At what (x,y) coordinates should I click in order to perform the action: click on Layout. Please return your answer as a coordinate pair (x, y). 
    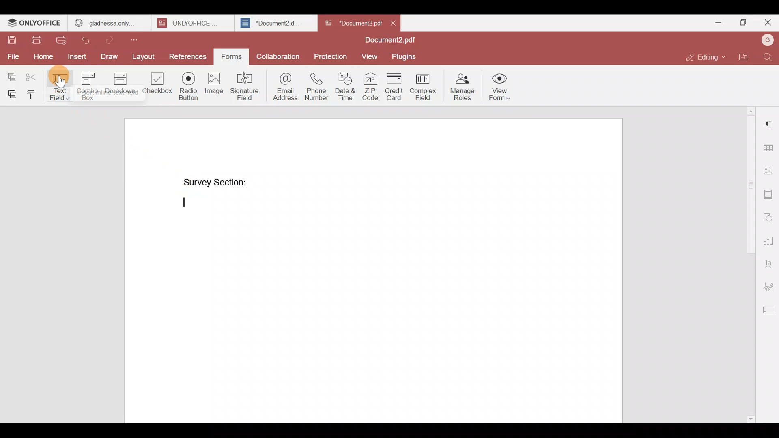
    Looking at the image, I should click on (144, 55).